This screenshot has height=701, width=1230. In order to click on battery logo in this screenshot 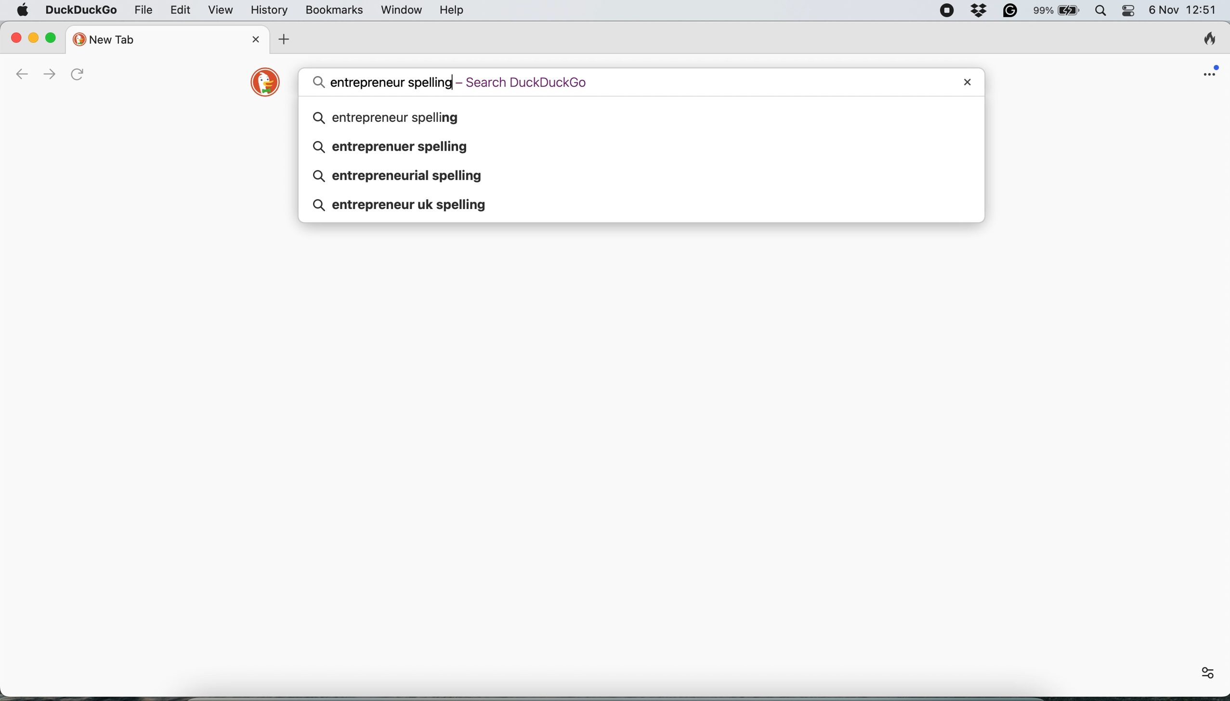, I will do `click(1072, 11)`.